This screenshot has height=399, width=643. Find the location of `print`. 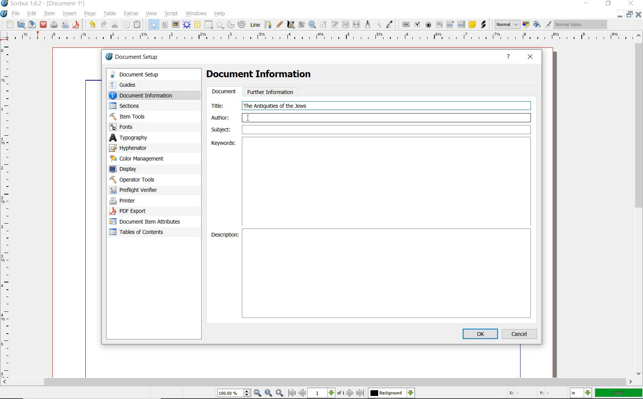

print is located at coordinates (54, 25).